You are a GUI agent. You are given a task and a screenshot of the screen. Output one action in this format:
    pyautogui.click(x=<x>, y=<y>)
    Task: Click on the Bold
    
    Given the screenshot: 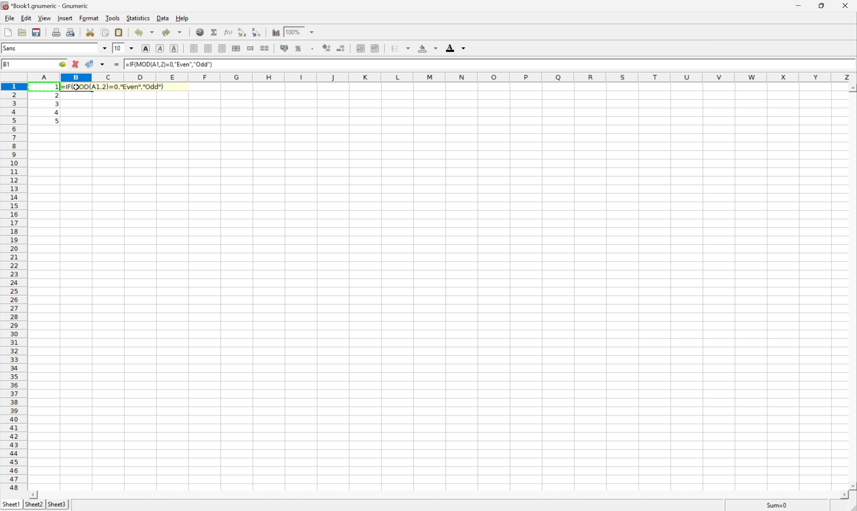 What is the action you would take?
    pyautogui.click(x=145, y=48)
    